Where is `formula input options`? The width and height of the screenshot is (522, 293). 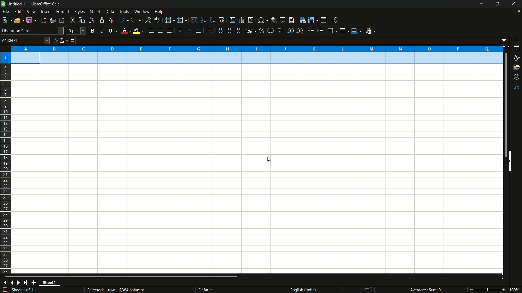
formula input options is located at coordinates (505, 40).